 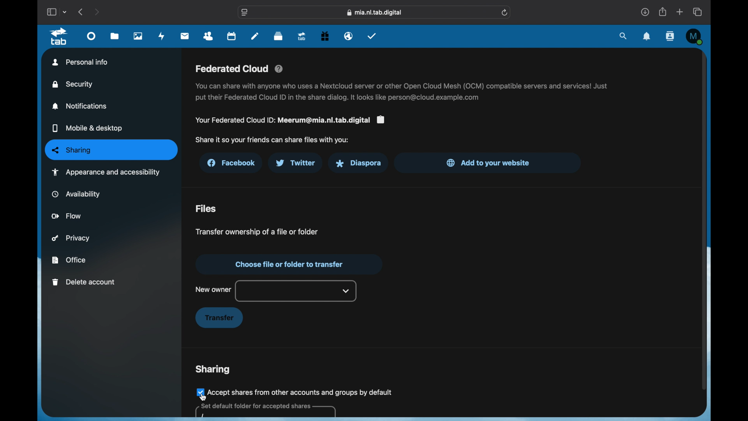 What do you see at coordinates (694, 36) in the screenshot?
I see `M` at bounding box center [694, 36].